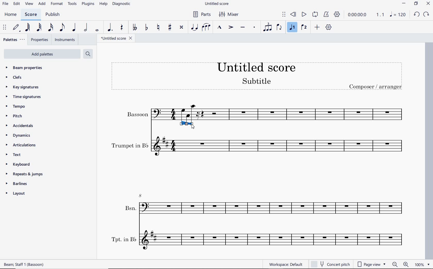  Describe the element at coordinates (398, 15) in the screenshot. I see `NOTE` at that location.